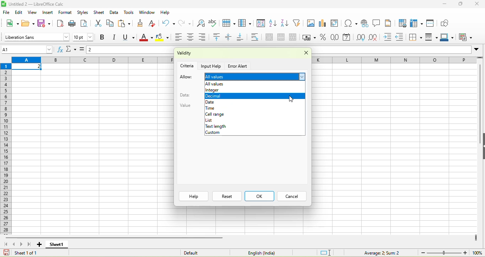 This screenshot has height=257, width=485. Describe the element at coordinates (84, 37) in the screenshot. I see `font size` at that location.